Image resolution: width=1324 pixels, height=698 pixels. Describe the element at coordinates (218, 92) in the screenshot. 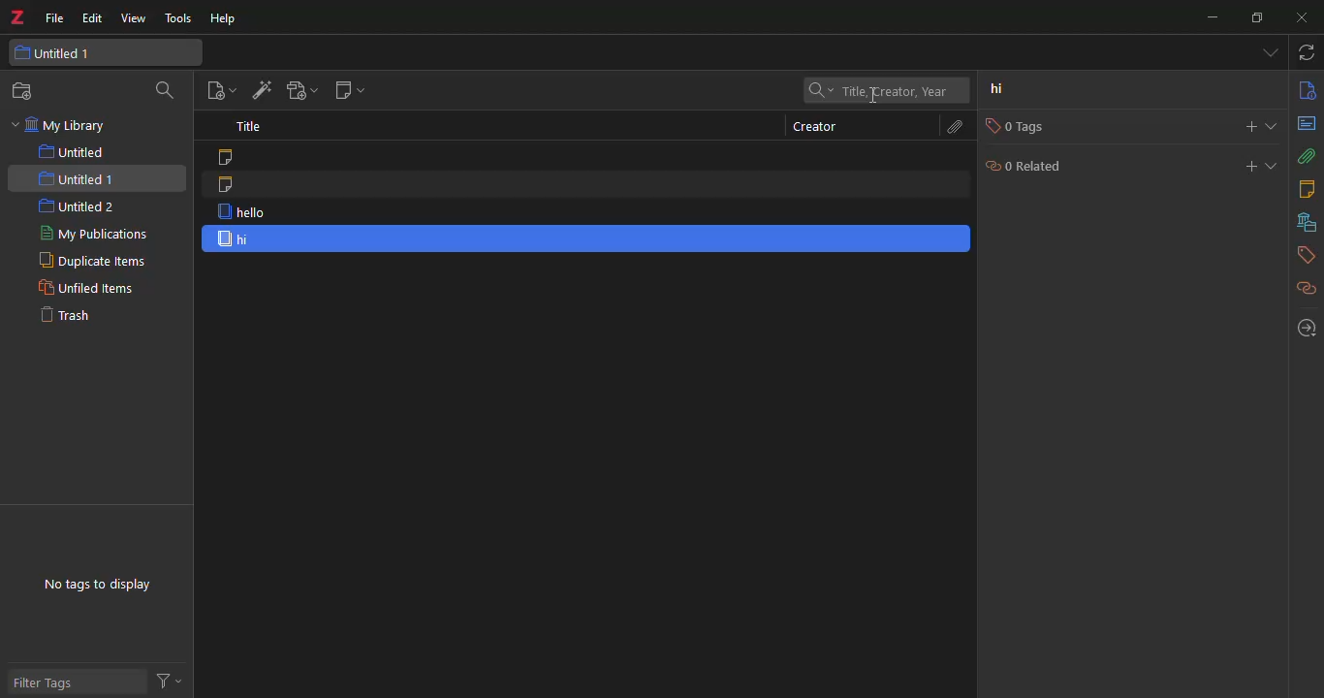

I see `new item` at that location.